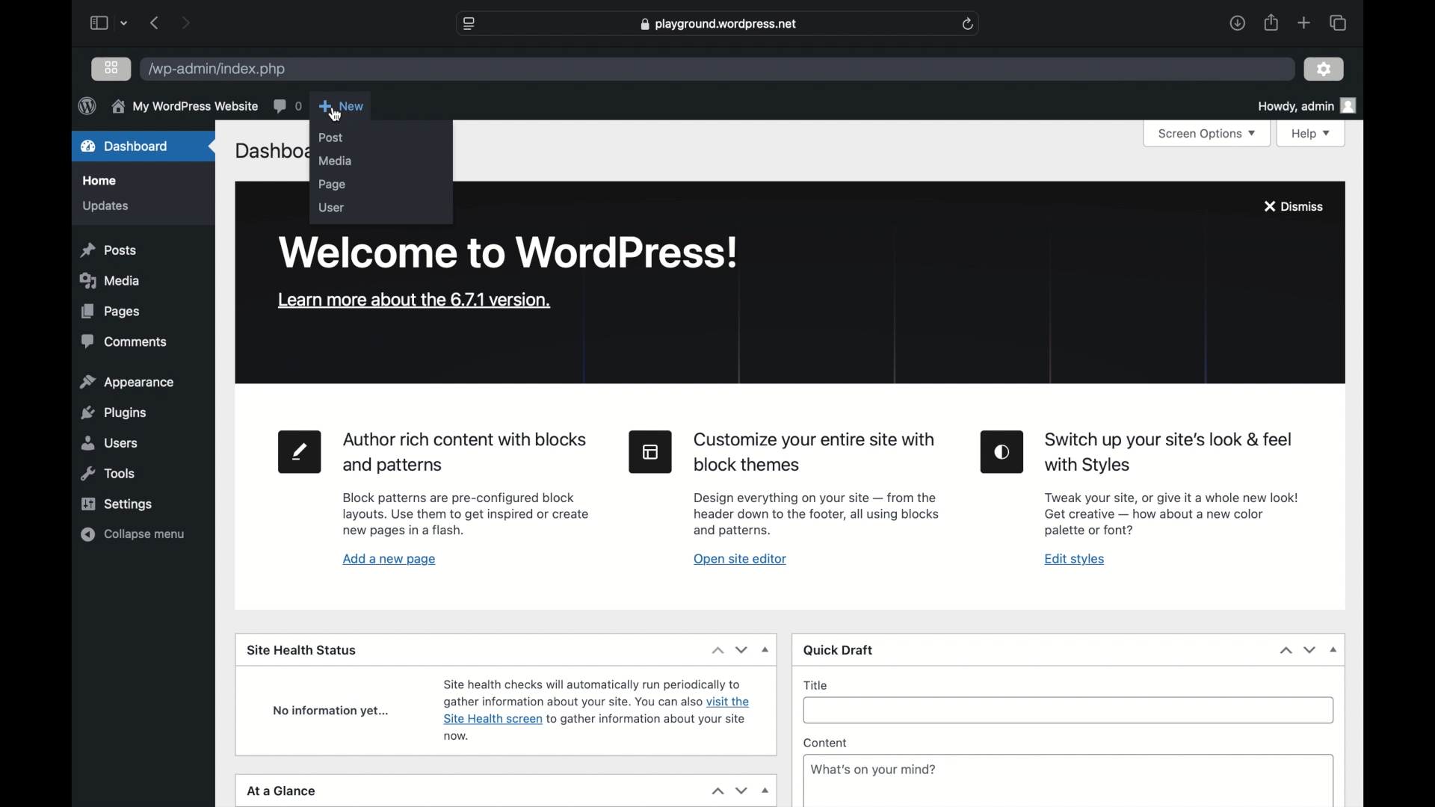 This screenshot has height=807, width=1435. What do you see at coordinates (463, 454) in the screenshot?
I see `heading` at bounding box center [463, 454].